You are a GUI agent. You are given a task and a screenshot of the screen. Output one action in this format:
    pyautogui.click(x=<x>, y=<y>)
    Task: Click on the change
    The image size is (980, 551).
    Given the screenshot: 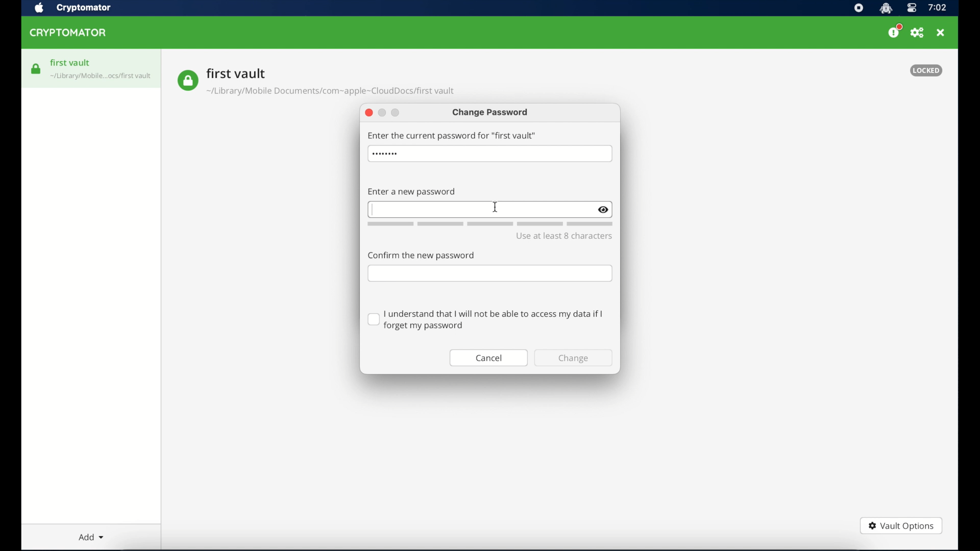 What is the action you would take?
    pyautogui.click(x=574, y=358)
    